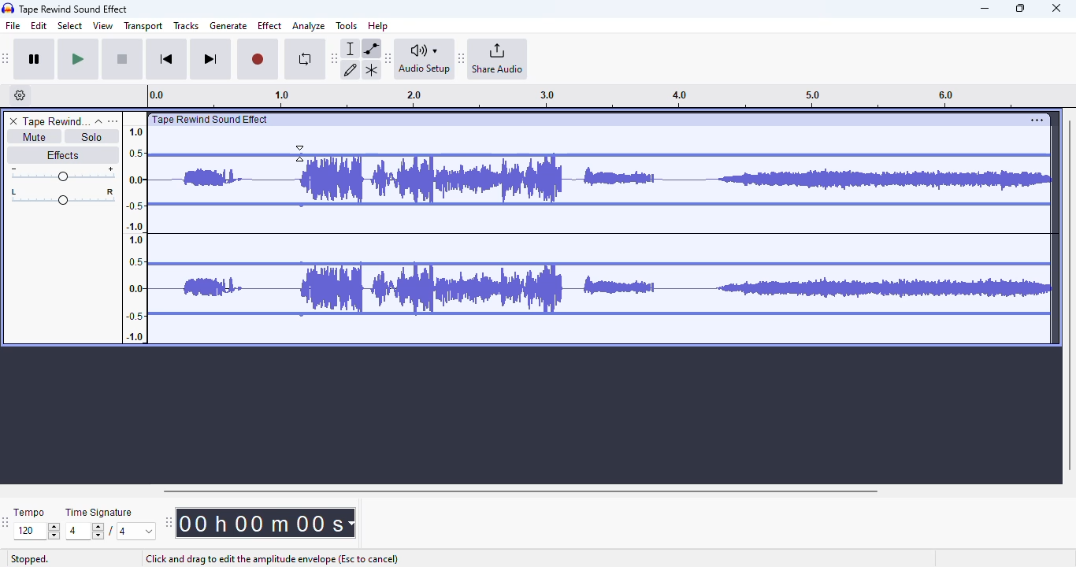 The height and width of the screenshot is (567, 1076). Describe the element at coordinates (1037, 120) in the screenshot. I see `settings` at that location.